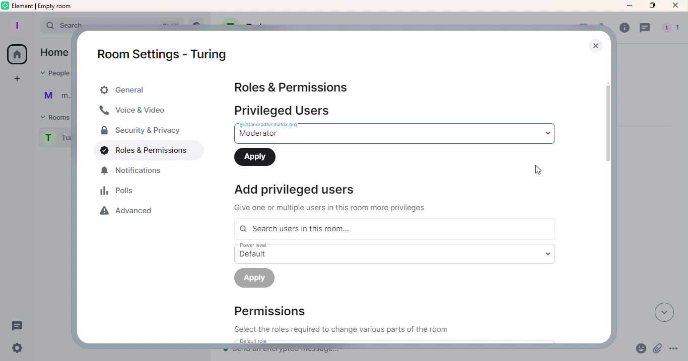 This screenshot has width=688, height=361. I want to click on Search users in this room, so click(396, 229).